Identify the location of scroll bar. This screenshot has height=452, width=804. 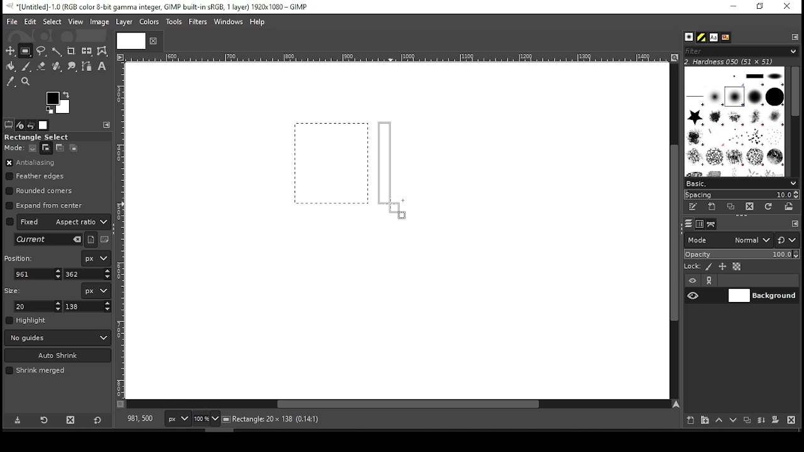
(795, 121).